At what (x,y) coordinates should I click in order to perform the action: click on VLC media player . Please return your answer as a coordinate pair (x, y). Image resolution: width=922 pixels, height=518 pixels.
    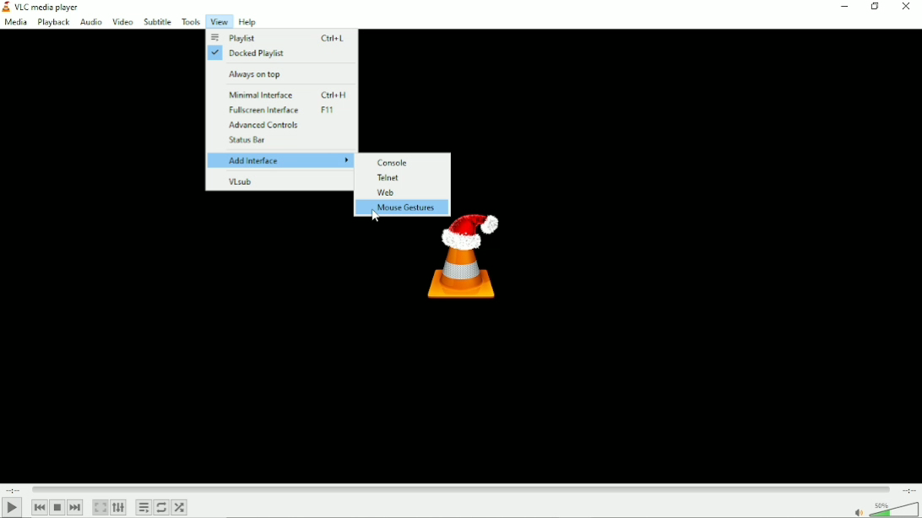
    Looking at the image, I should click on (49, 7).